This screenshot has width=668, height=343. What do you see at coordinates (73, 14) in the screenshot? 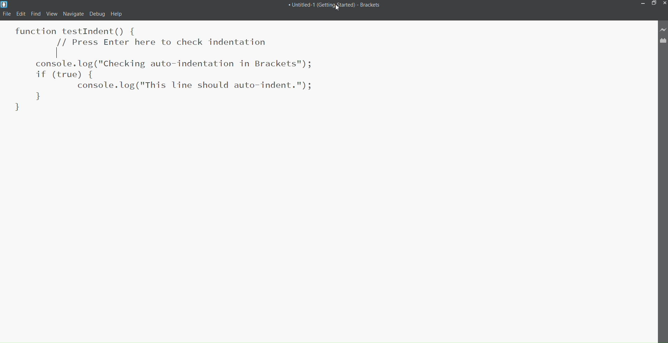
I see `navigate` at bounding box center [73, 14].